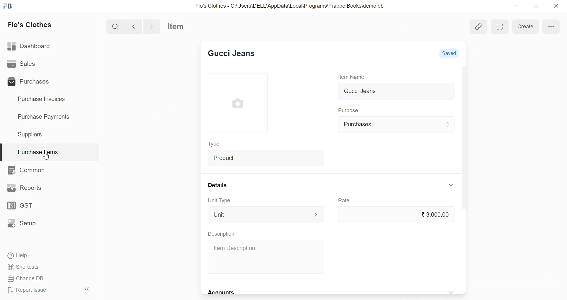  I want to click on Item Description, so click(267, 257).